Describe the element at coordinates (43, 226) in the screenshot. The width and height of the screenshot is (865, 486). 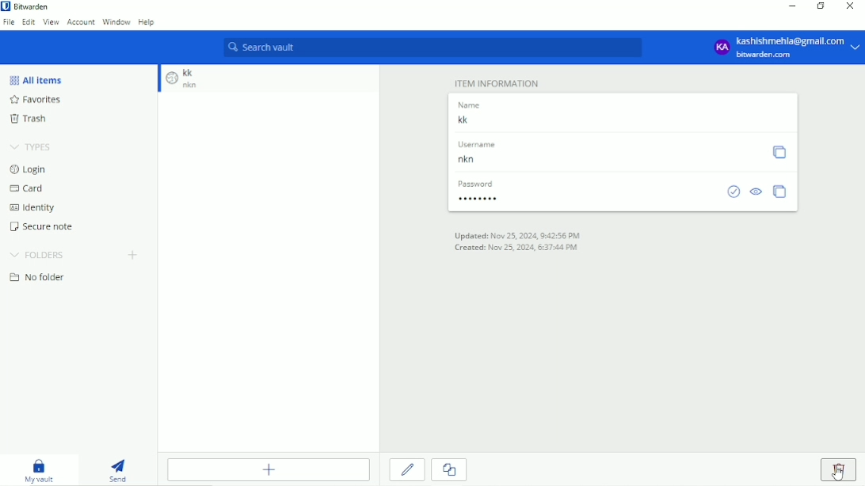
I see `Secure note` at that location.